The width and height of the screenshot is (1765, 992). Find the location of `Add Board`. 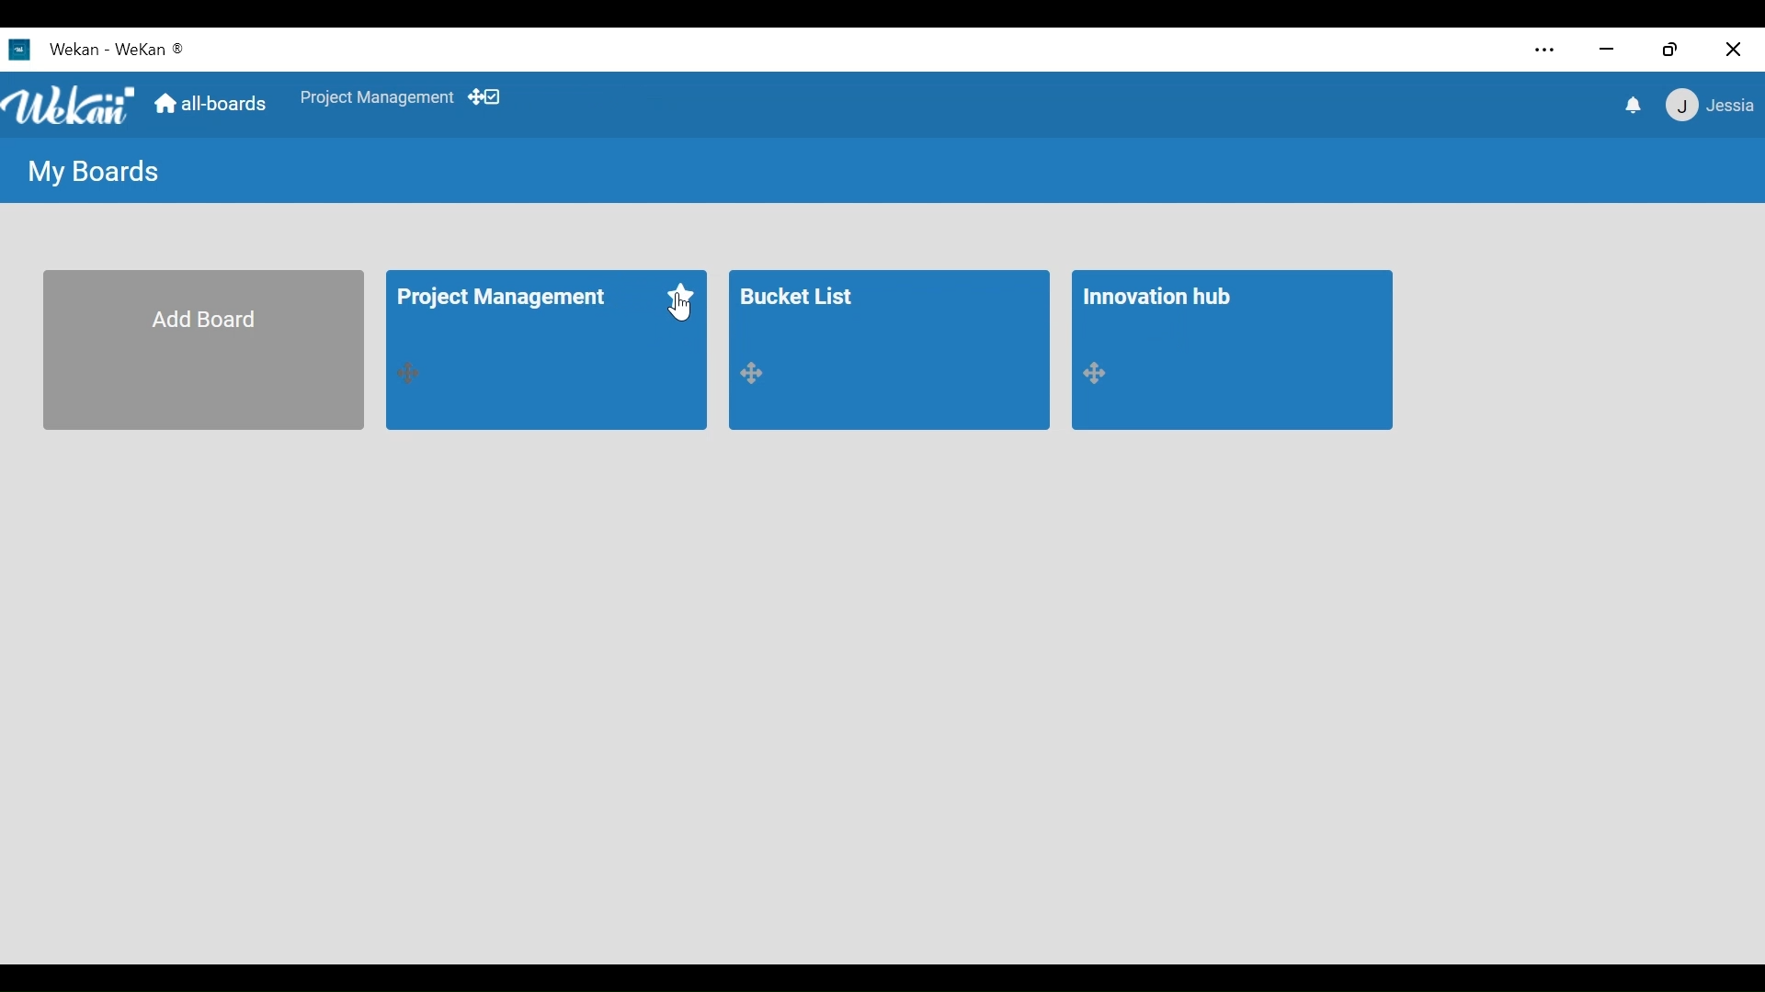

Add Board is located at coordinates (203, 351).